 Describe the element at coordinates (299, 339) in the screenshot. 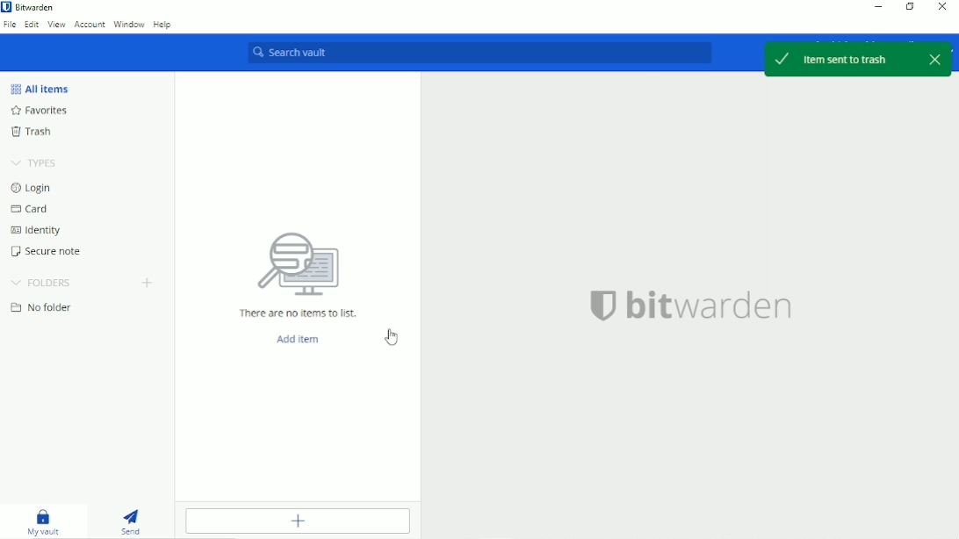

I see `Add item` at that location.